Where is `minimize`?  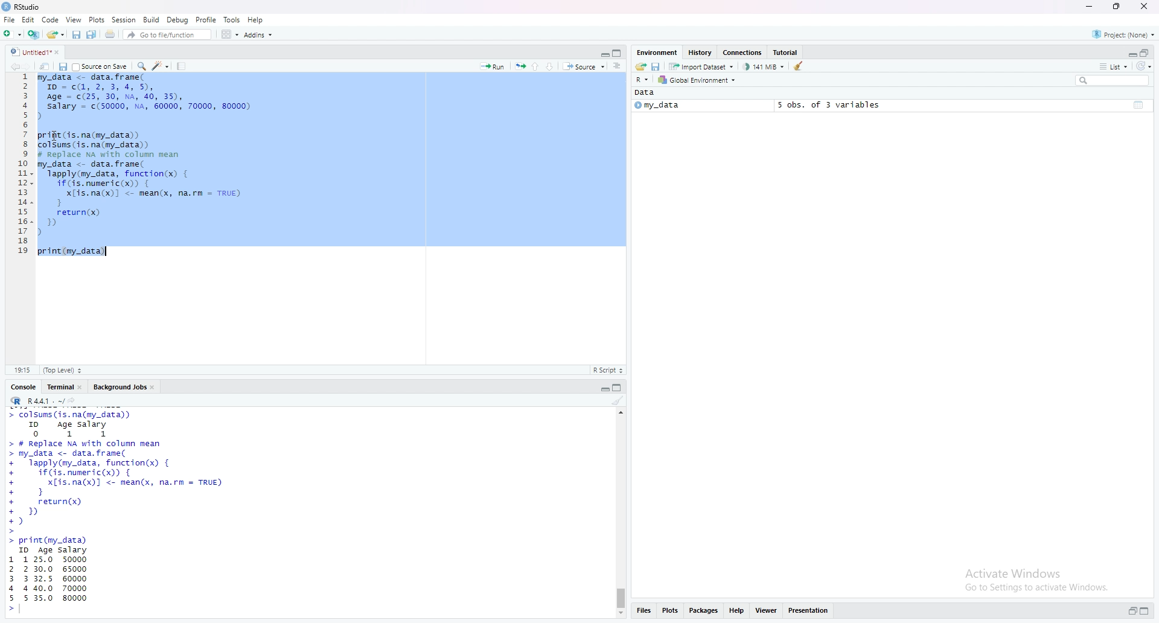
minimize is located at coordinates (1087, 7).